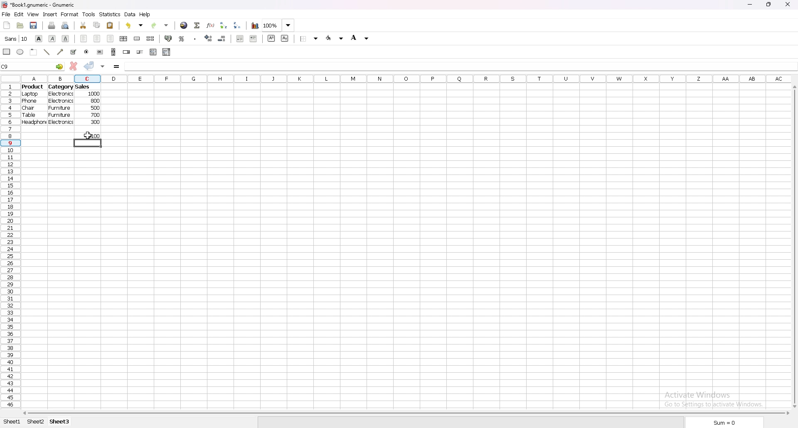 The height and width of the screenshot is (428, 798). Describe the element at coordinates (84, 39) in the screenshot. I see `left align` at that location.